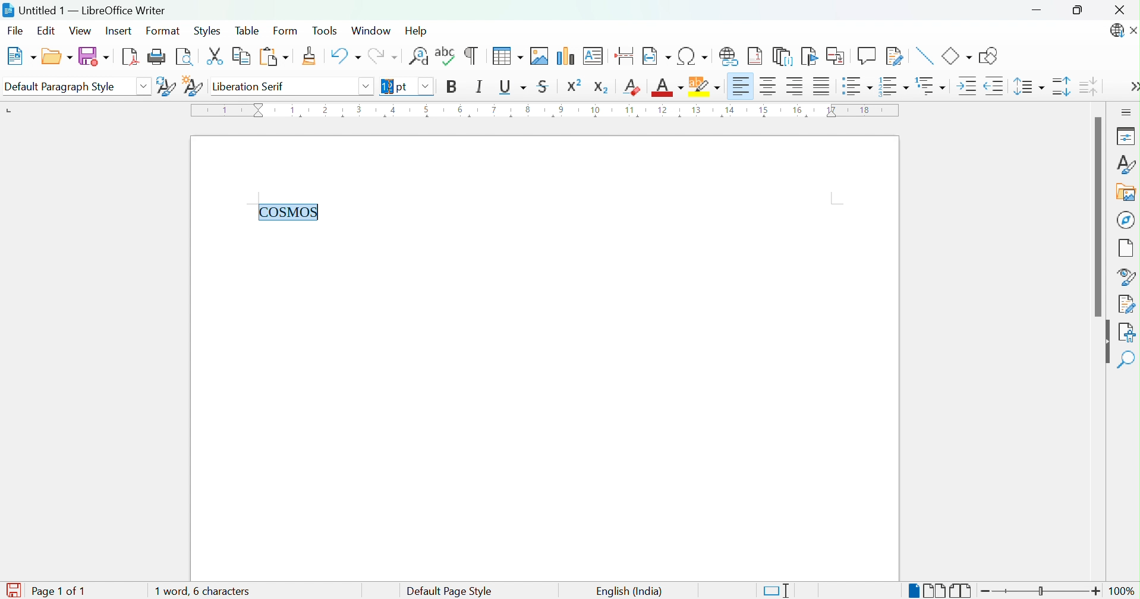 The height and width of the screenshot is (599, 1140). What do you see at coordinates (1125, 135) in the screenshot?
I see `Properties` at bounding box center [1125, 135].